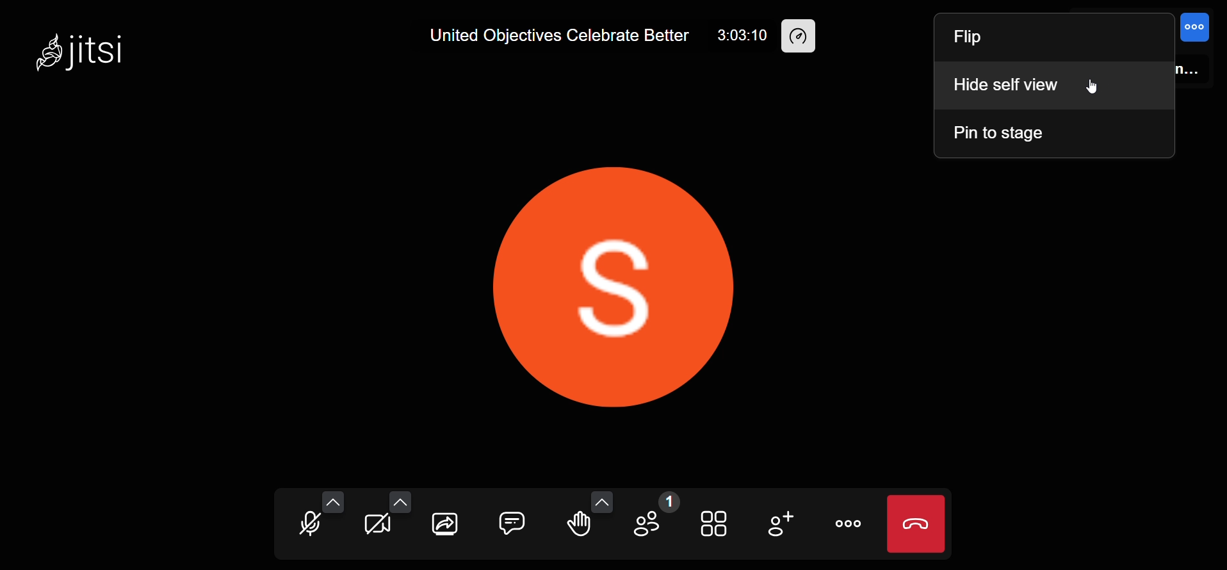 This screenshot has height=570, width=1227. Describe the element at coordinates (400, 501) in the screenshot. I see `more video option` at that location.